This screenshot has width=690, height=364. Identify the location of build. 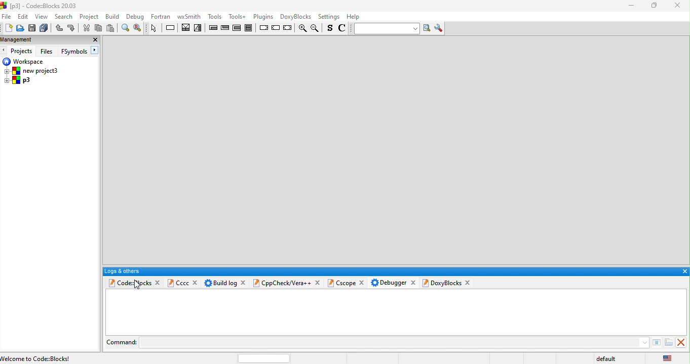
(113, 16).